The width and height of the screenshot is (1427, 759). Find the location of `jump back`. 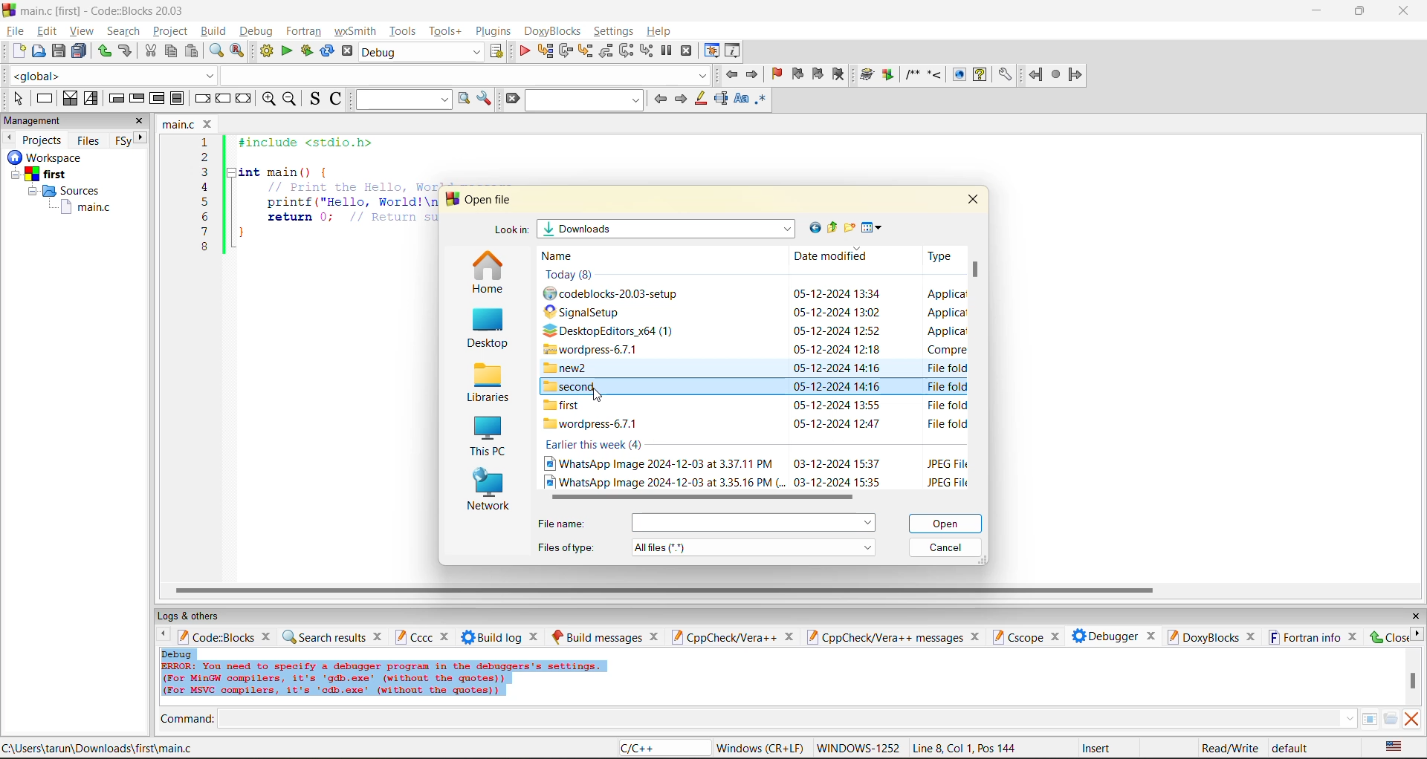

jump back is located at coordinates (730, 74).